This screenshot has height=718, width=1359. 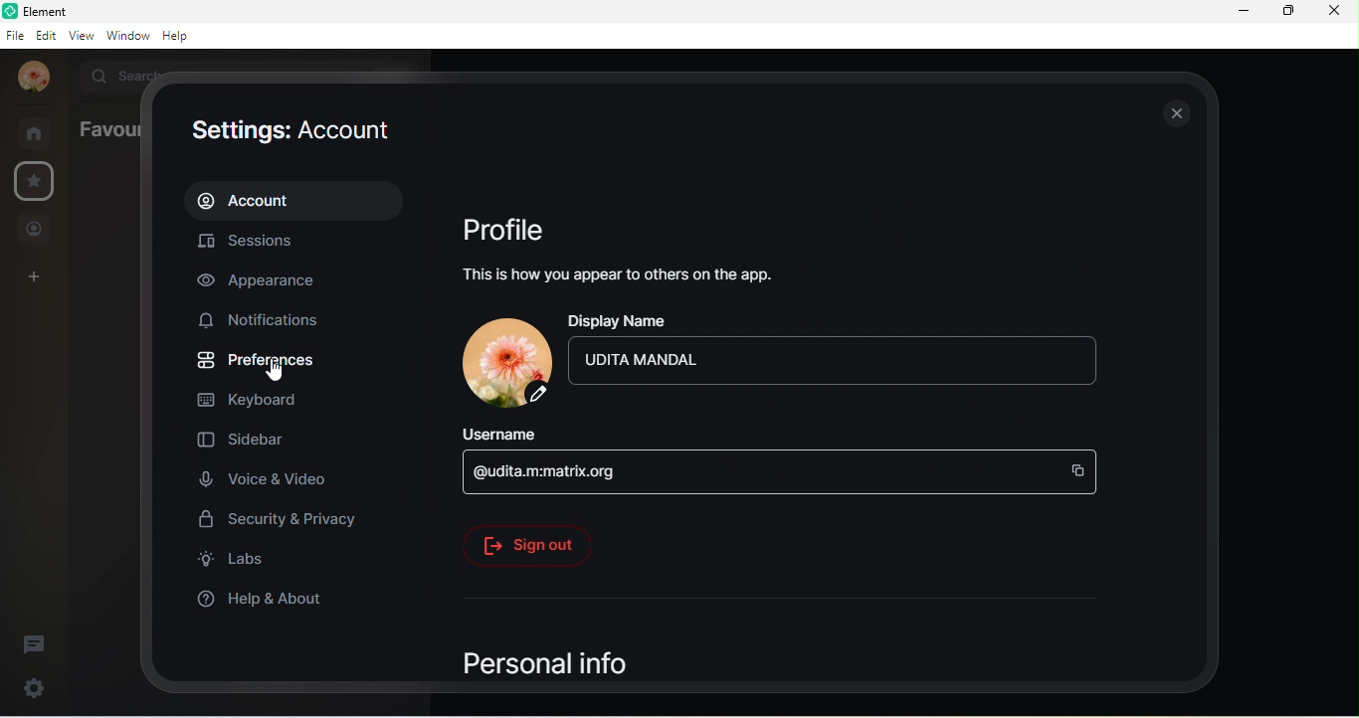 I want to click on security and privacy, so click(x=281, y=519).